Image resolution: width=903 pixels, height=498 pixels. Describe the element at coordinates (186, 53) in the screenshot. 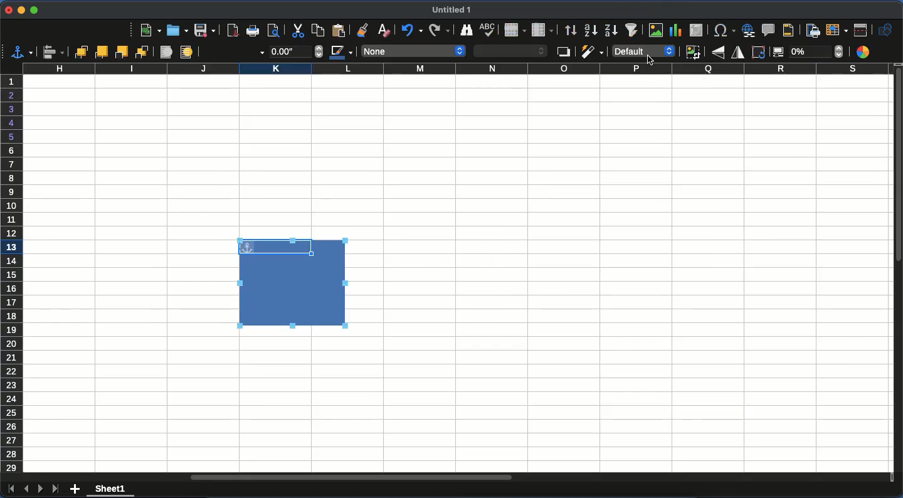

I see `background` at that location.